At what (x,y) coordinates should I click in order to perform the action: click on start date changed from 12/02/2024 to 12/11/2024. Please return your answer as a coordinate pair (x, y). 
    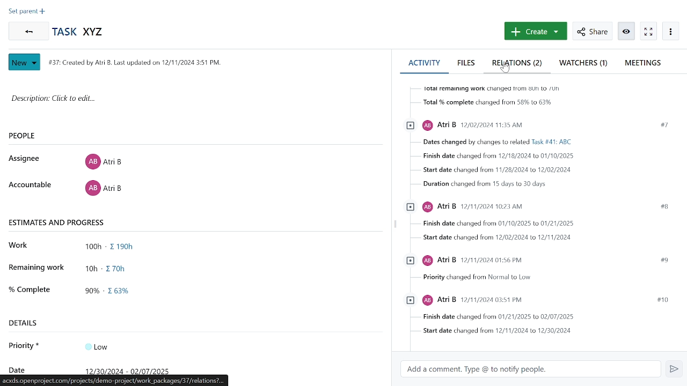
    Looking at the image, I should click on (493, 237).